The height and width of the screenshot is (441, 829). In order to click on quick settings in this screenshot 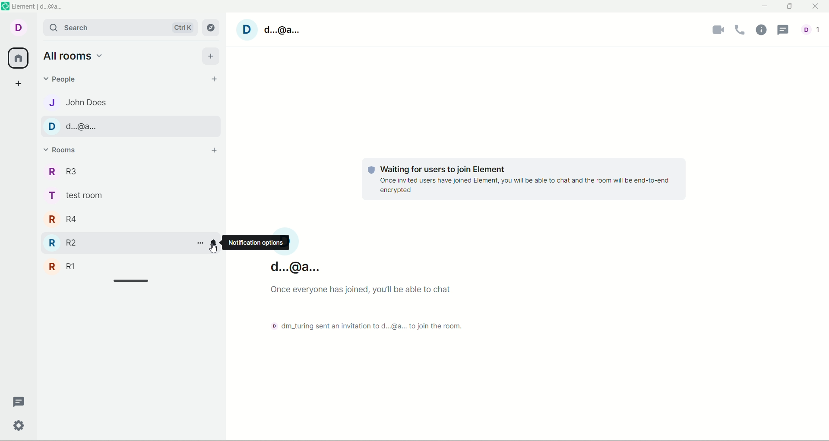, I will do `click(19, 426)`.